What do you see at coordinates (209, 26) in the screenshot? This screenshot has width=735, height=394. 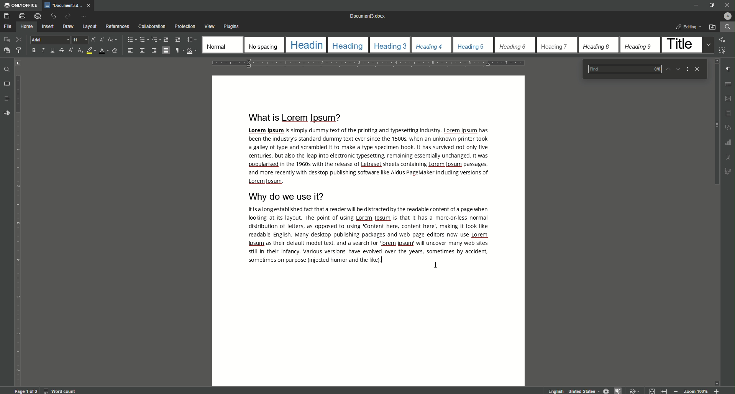 I see `View` at bounding box center [209, 26].